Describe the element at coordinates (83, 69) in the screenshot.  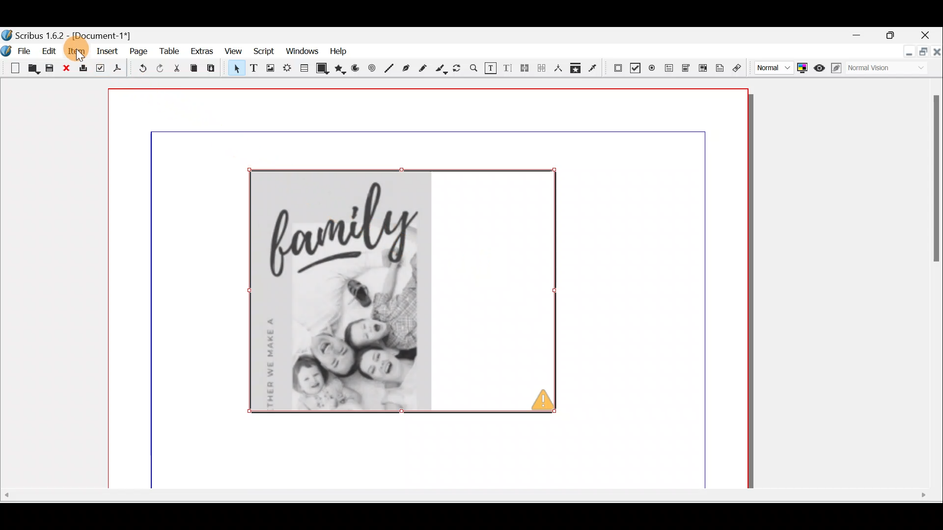
I see `Print` at that location.